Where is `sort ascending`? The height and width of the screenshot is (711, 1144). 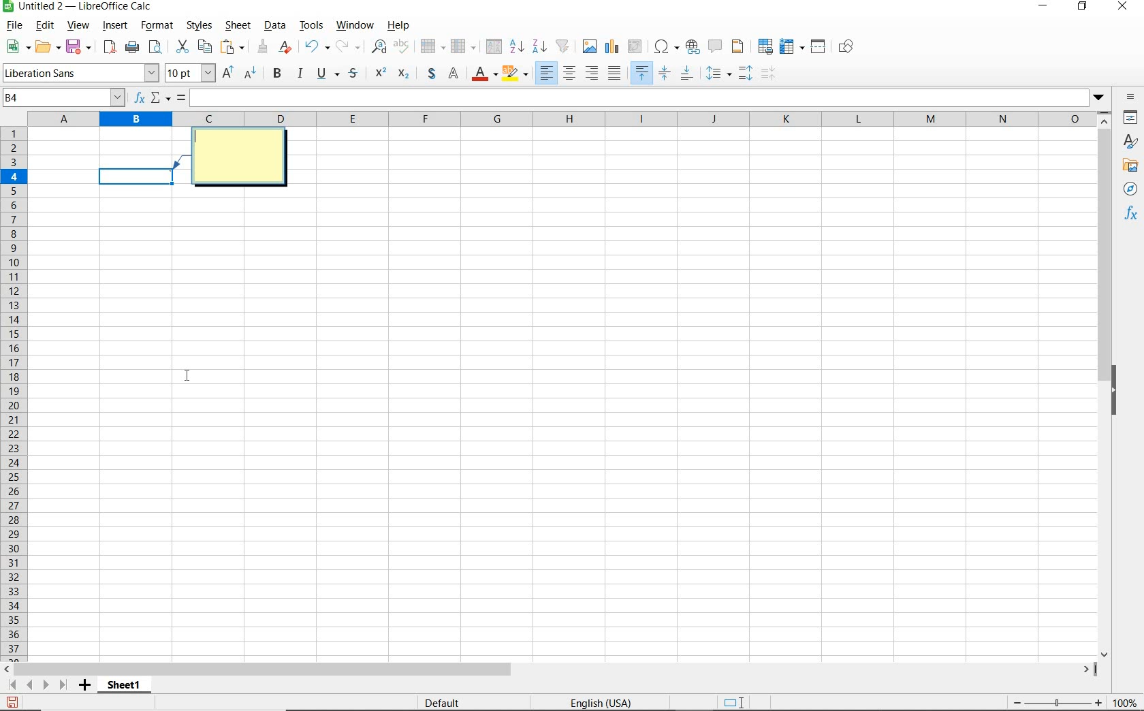
sort ascending is located at coordinates (516, 48).